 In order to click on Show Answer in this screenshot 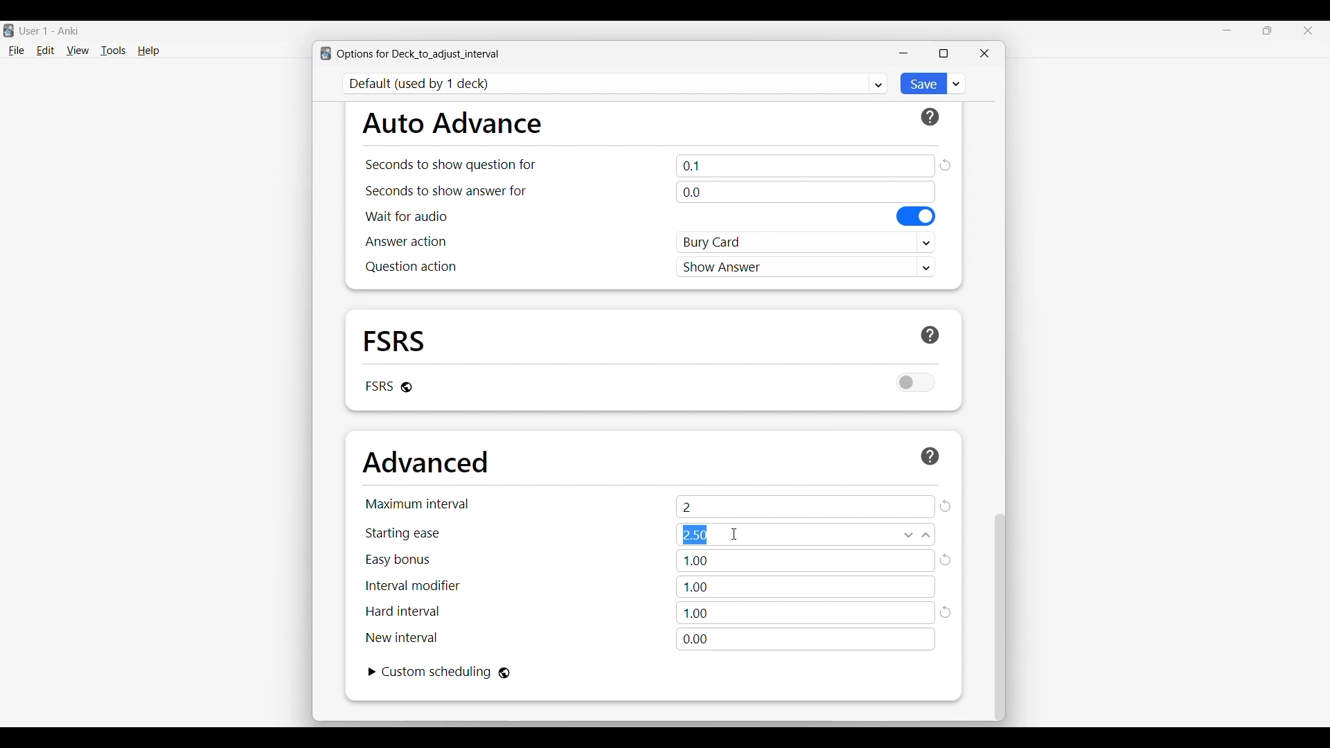, I will do `click(806, 266)`.